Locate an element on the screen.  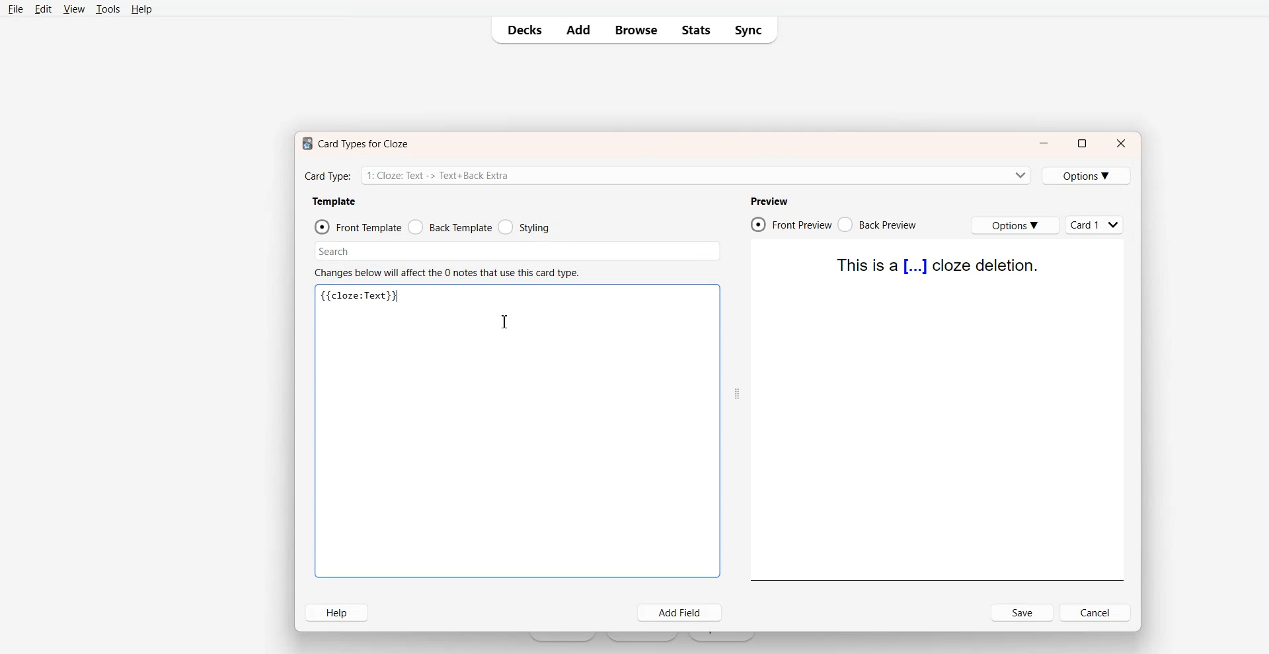
Search is located at coordinates (518, 251).